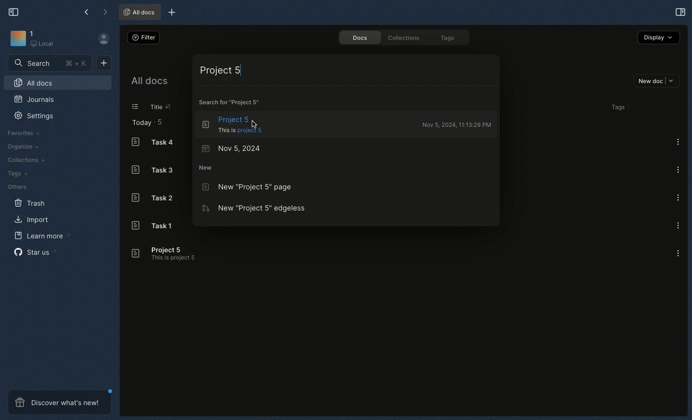 This screenshot has width=692, height=420. Describe the element at coordinates (50, 64) in the screenshot. I see `Search` at that location.